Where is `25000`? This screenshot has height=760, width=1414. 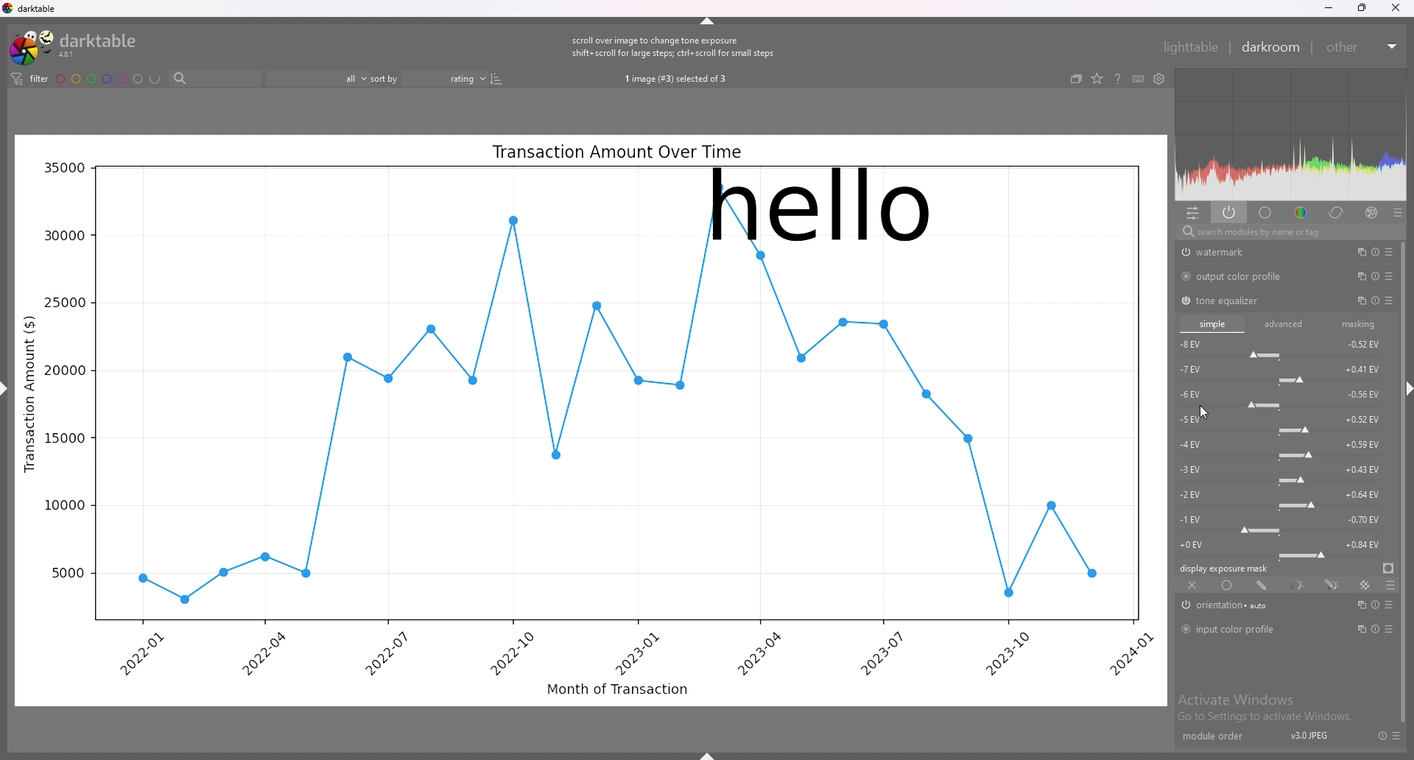
25000 is located at coordinates (64, 301).